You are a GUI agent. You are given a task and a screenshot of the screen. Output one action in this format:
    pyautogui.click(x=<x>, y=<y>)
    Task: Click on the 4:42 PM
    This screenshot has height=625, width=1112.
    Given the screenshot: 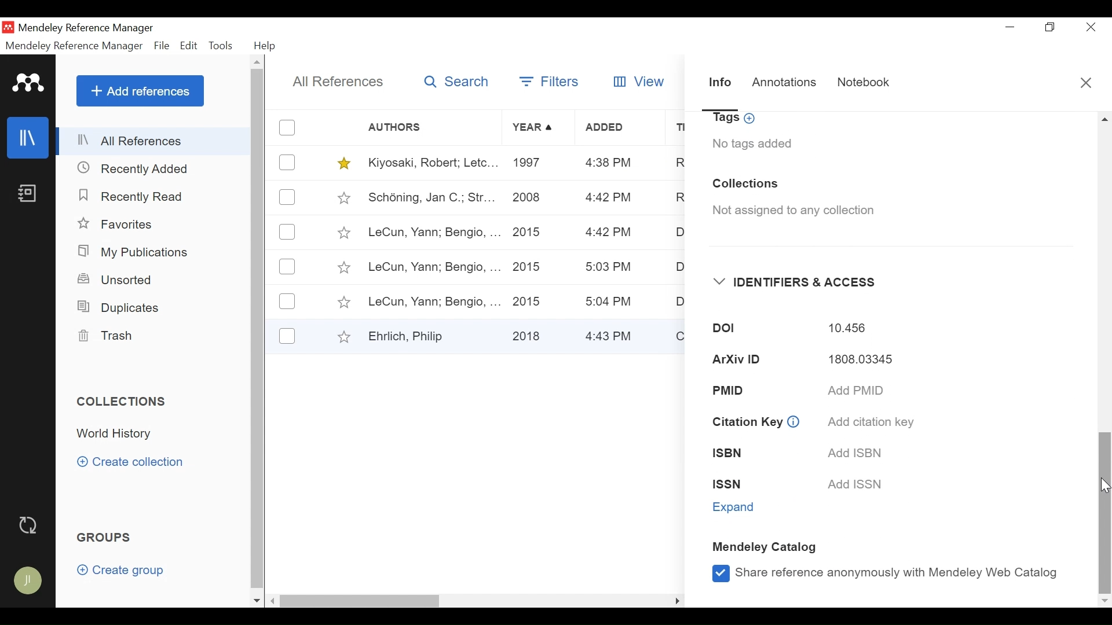 What is the action you would take?
    pyautogui.click(x=606, y=233)
    